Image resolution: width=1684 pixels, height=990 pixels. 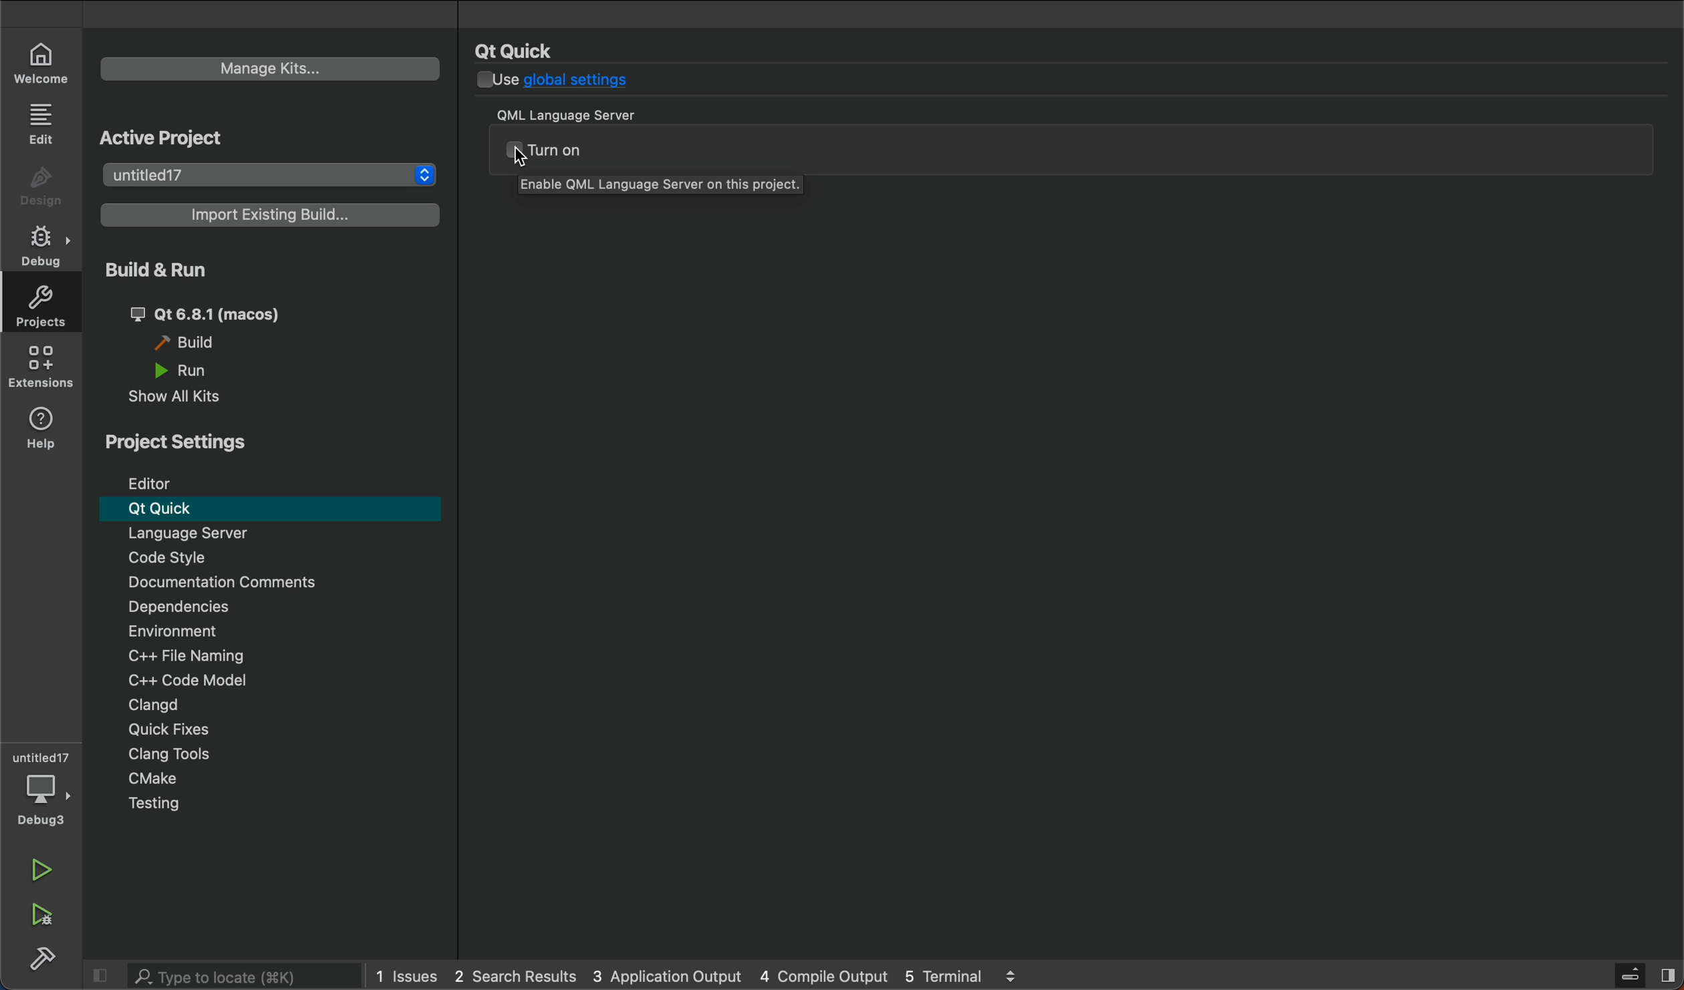 I want to click on show all kits, so click(x=179, y=401).